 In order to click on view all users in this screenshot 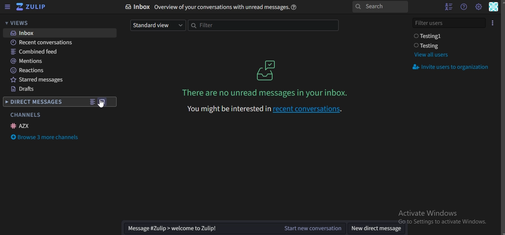, I will do `click(431, 55)`.